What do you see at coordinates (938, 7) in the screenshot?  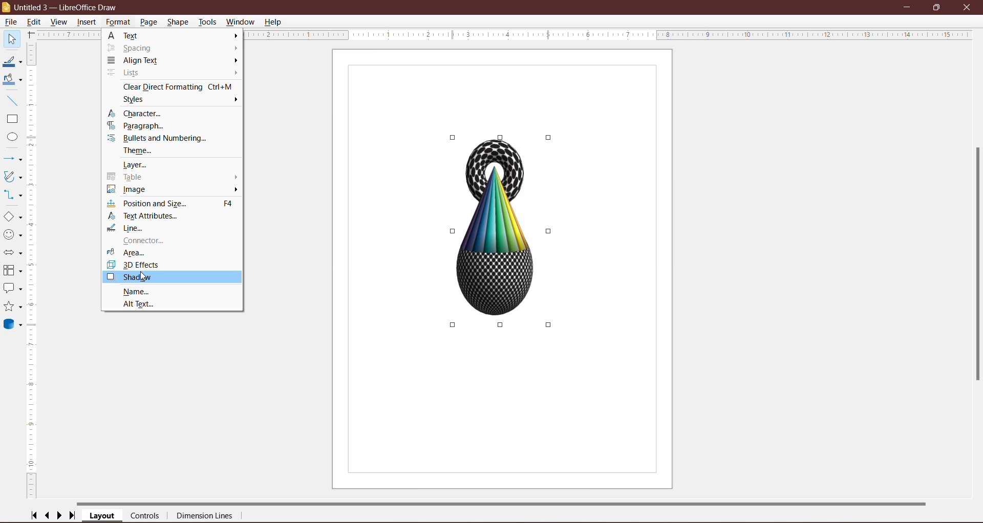 I see `Restore Down` at bounding box center [938, 7].